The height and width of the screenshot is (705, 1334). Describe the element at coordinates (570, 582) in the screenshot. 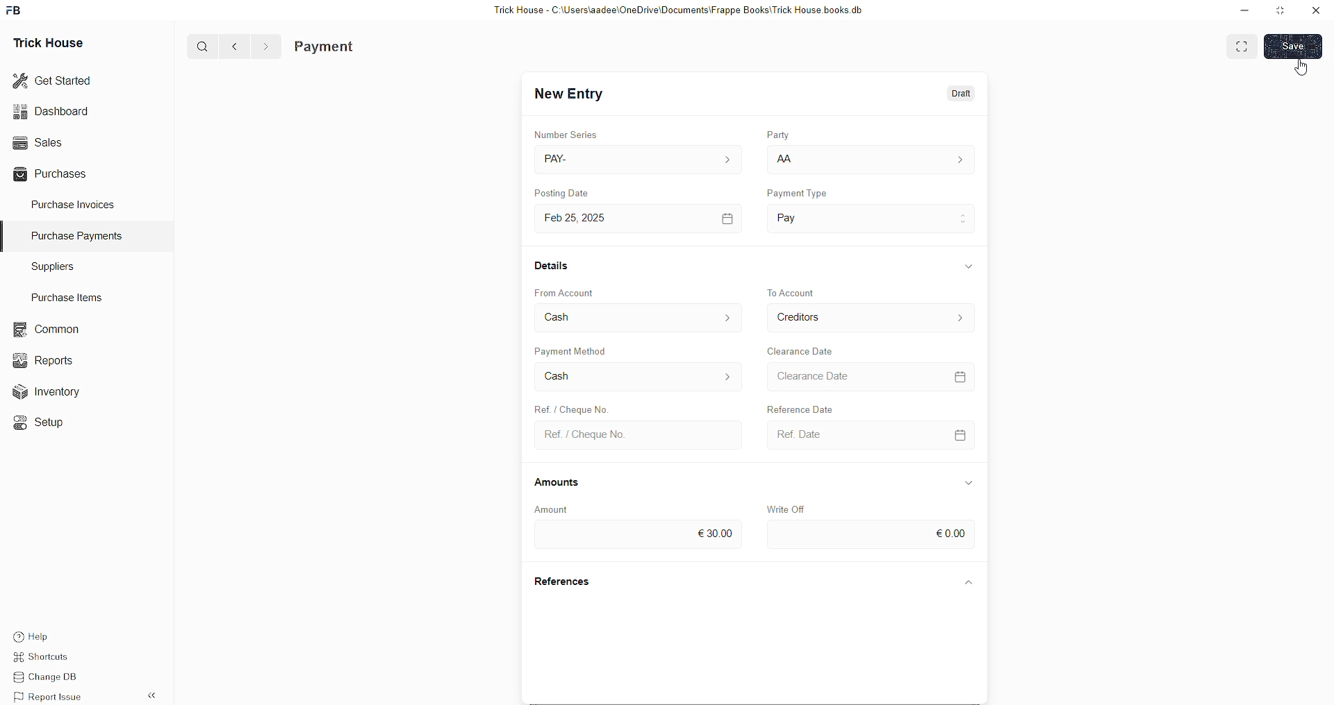

I see `References` at that location.